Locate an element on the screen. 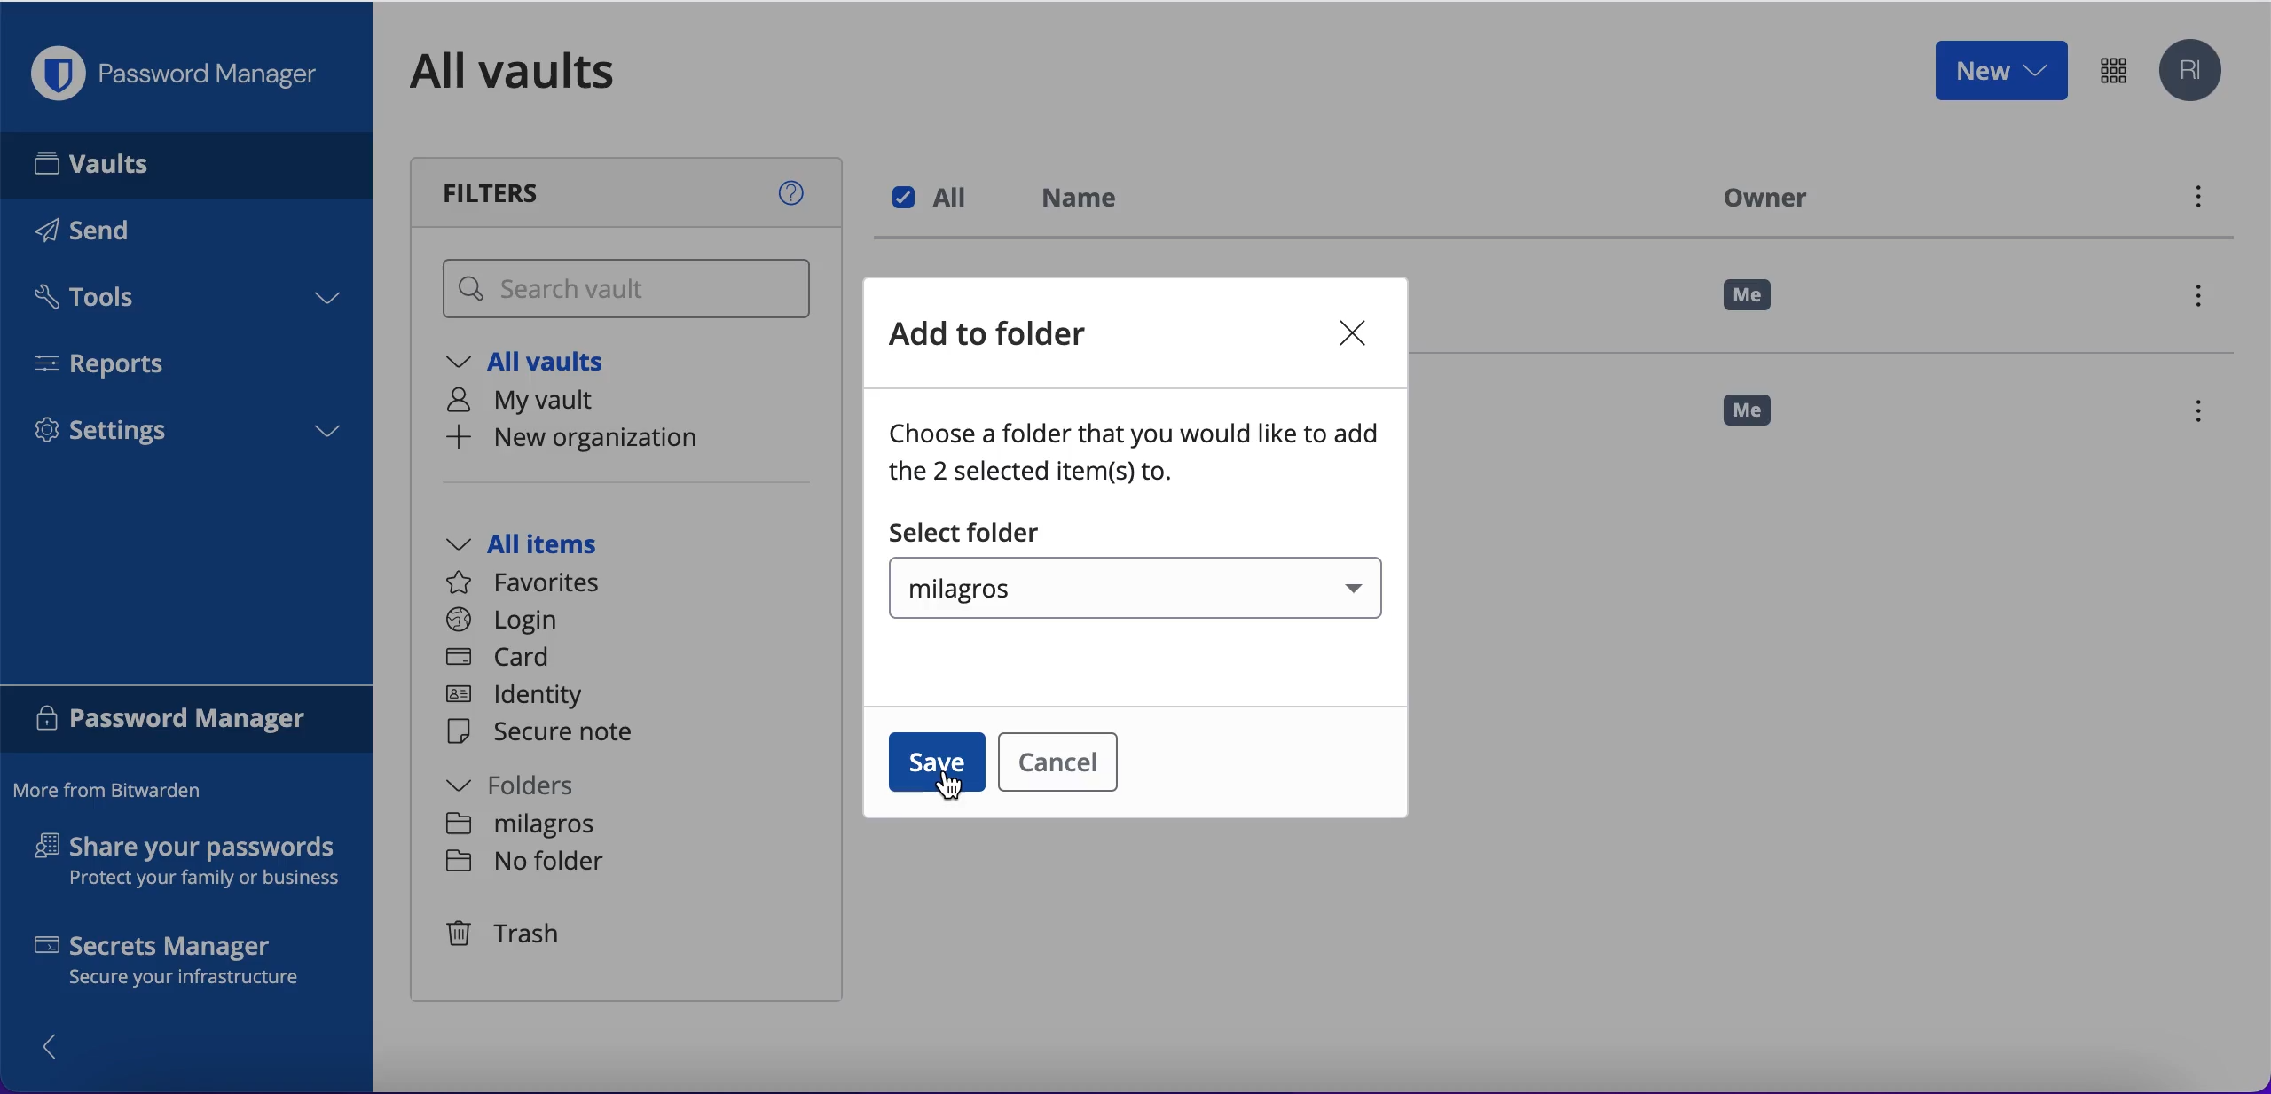  folder selected is located at coordinates (1147, 590).